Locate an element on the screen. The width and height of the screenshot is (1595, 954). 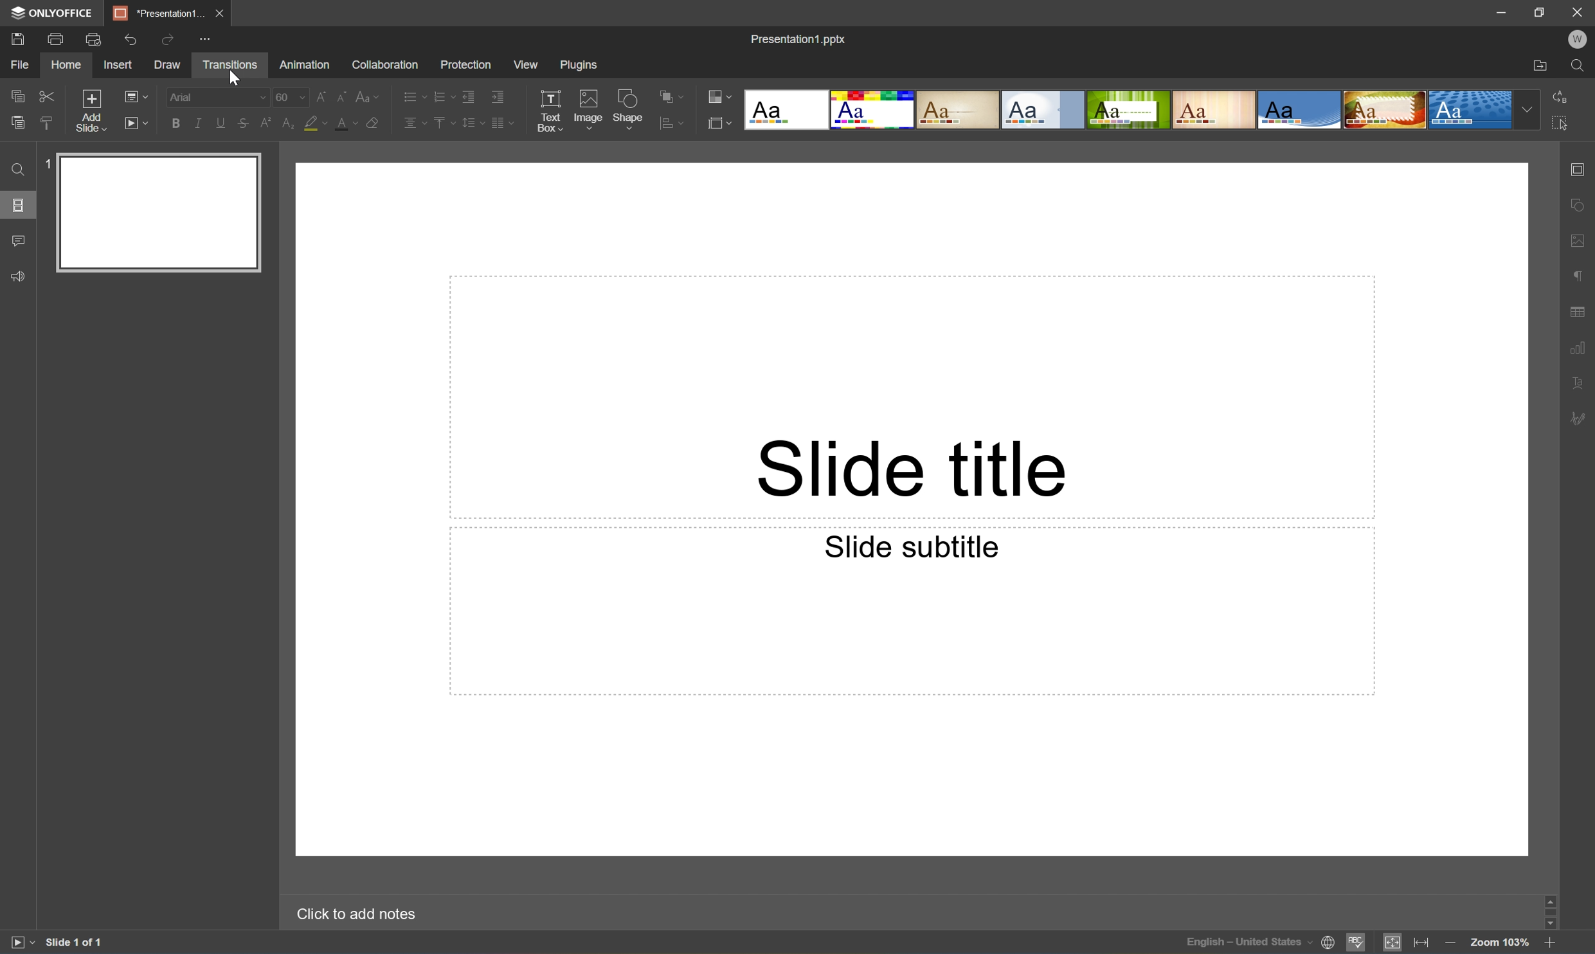
Green Leaf is located at coordinates (1130, 111).